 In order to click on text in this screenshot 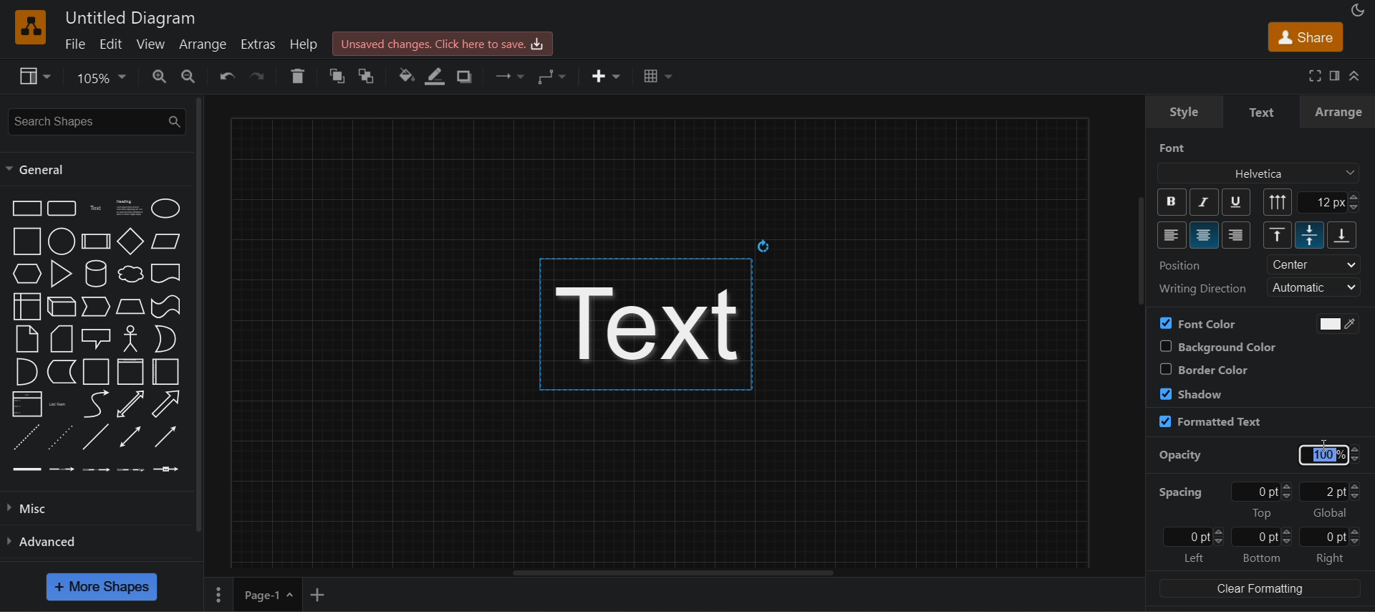, I will do `click(1263, 113)`.